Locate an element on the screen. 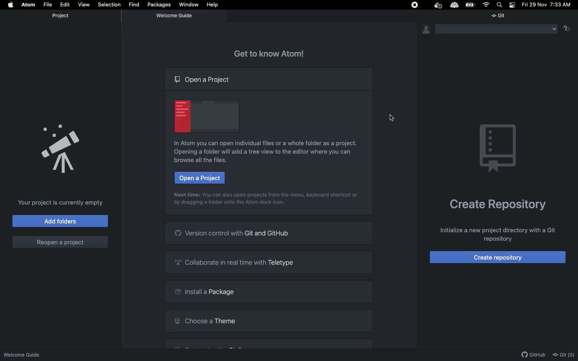 The height and width of the screenshot is (361, 578). In Atom you can open individual files or a whole folder as a project.
Opening a folder will add a tree view to the editor where you can
browse all the files. is located at coordinates (267, 152).